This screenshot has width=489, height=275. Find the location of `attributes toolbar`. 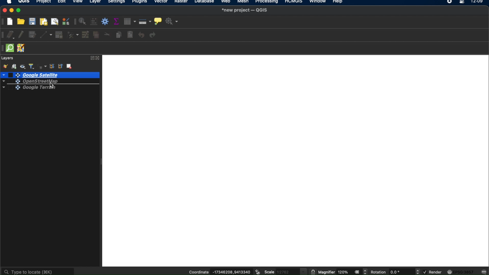

attributes toolbar is located at coordinates (74, 22).